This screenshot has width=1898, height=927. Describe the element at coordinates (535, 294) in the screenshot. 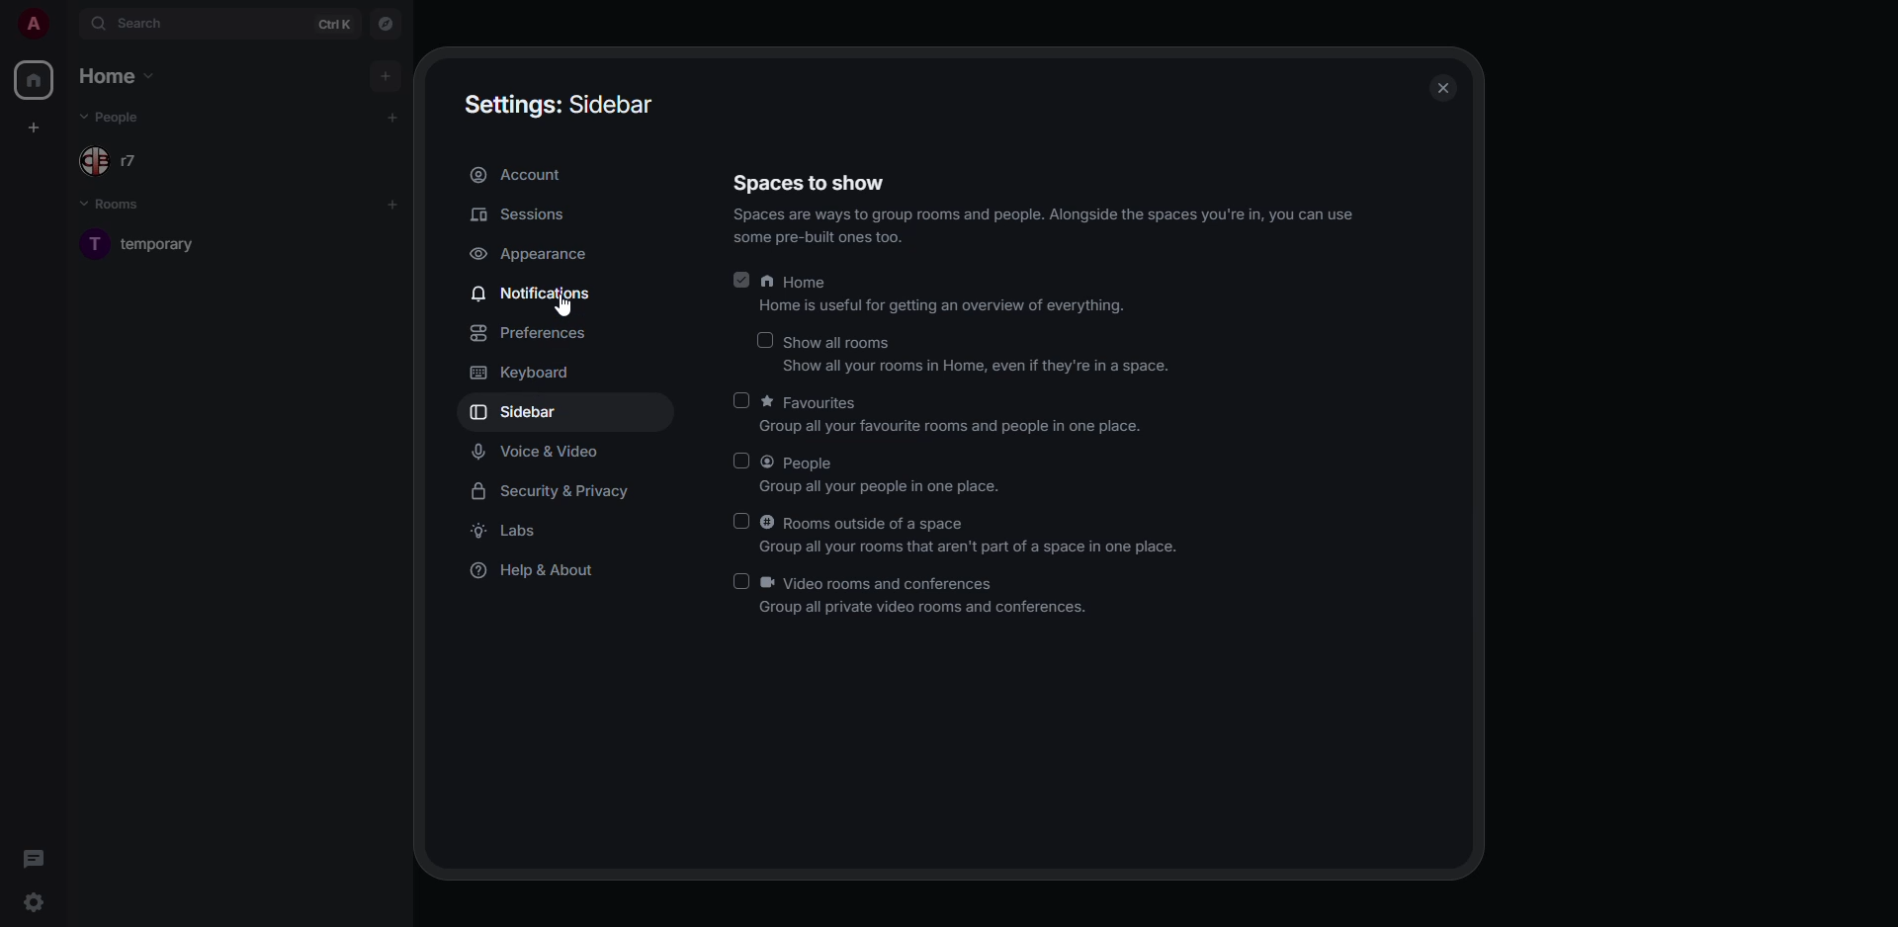

I see `notifications` at that location.